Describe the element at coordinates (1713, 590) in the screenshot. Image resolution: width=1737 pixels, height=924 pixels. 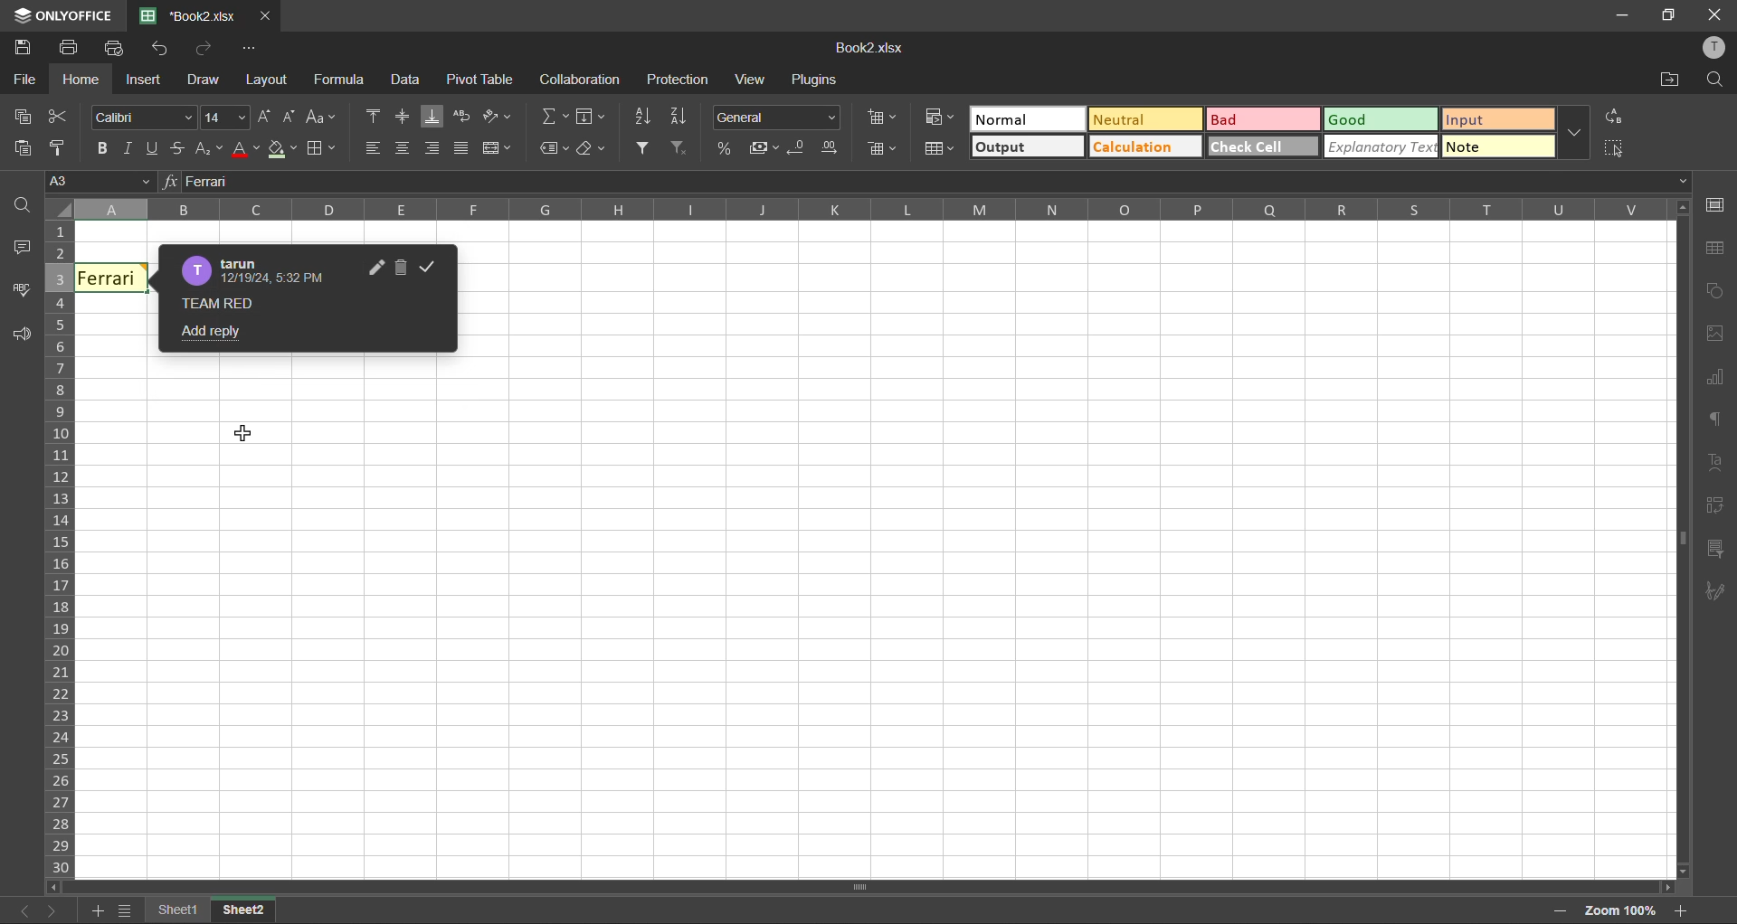
I see `signature` at that location.